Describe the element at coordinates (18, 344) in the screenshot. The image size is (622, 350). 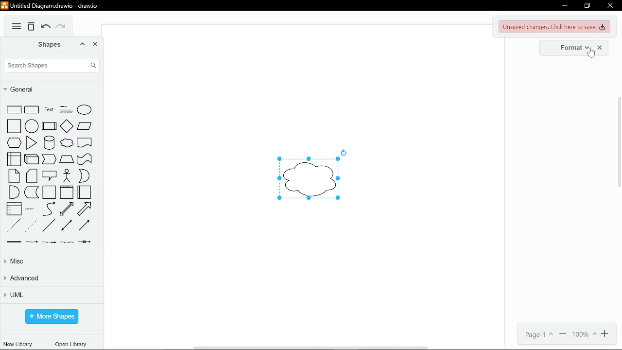
I see `new library` at that location.